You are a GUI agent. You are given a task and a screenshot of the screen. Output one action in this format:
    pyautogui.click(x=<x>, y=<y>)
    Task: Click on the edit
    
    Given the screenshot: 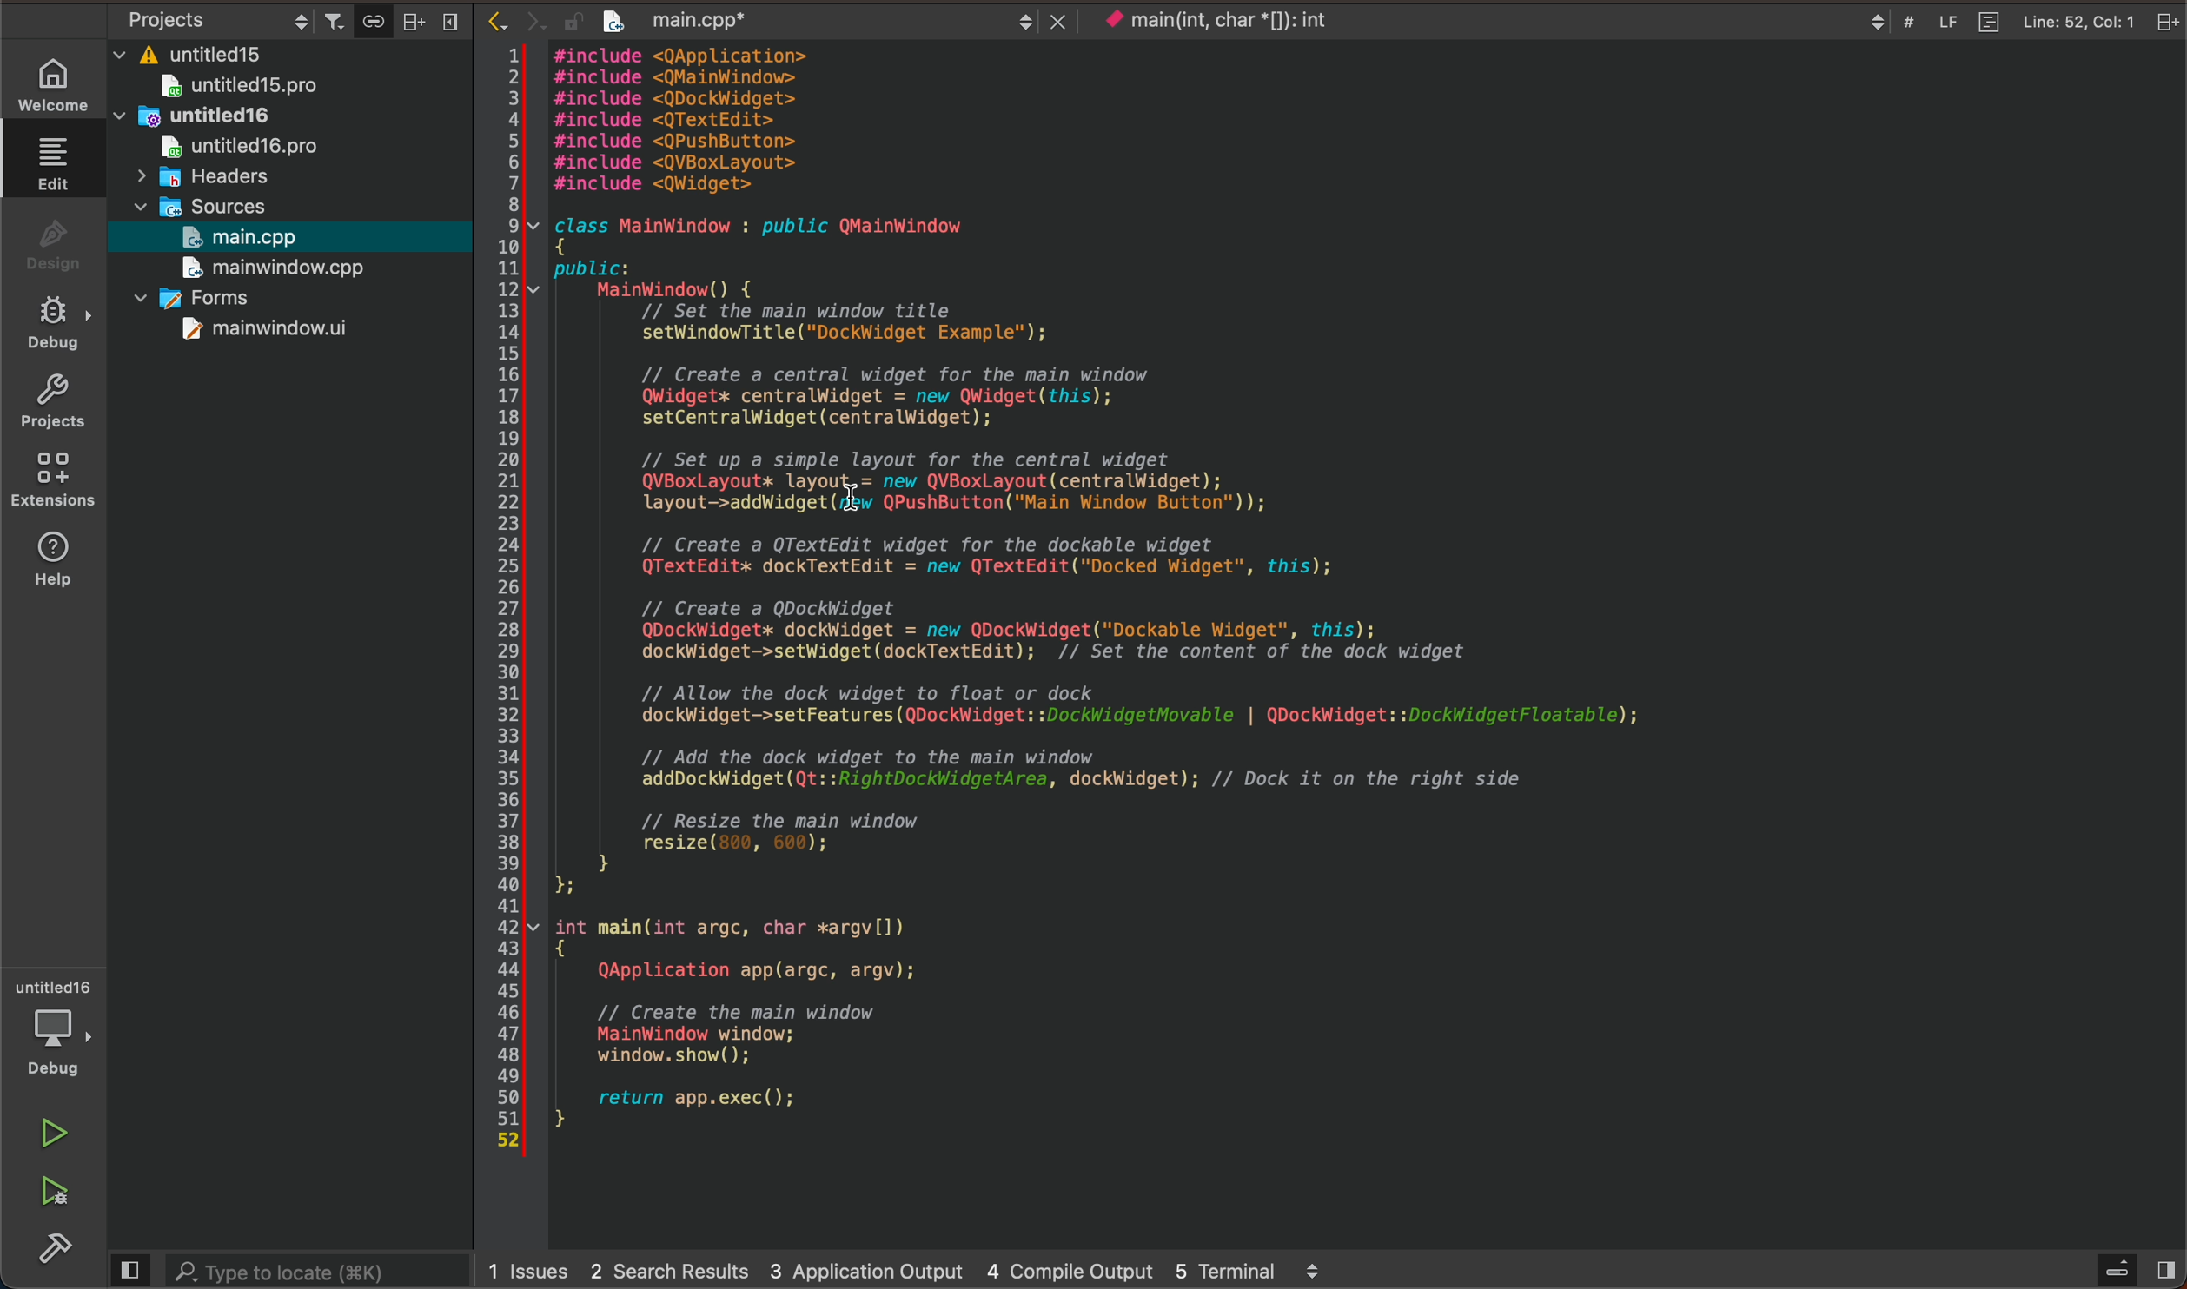 What is the action you would take?
    pyautogui.click(x=44, y=159)
    